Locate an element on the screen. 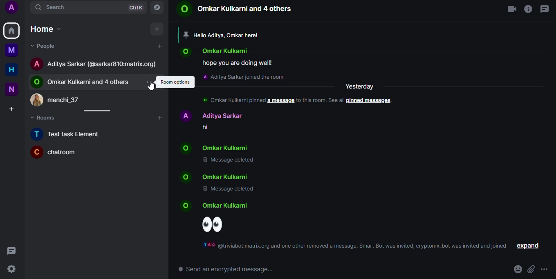  rooms is located at coordinates (48, 118).